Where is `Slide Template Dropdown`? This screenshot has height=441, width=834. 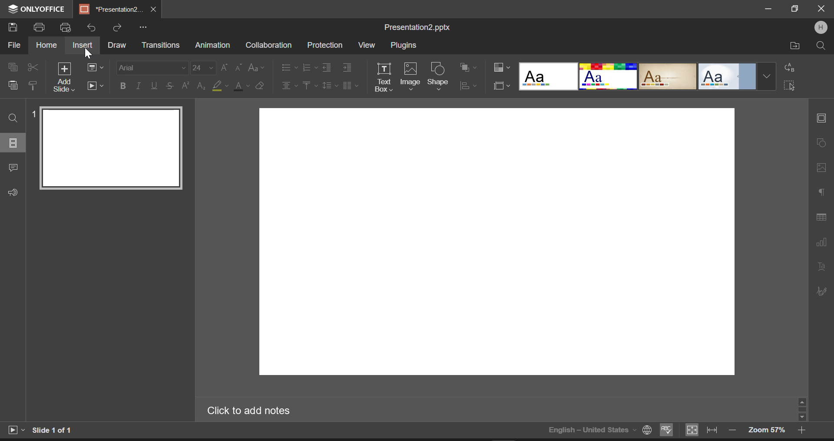
Slide Template Dropdown is located at coordinates (767, 77).